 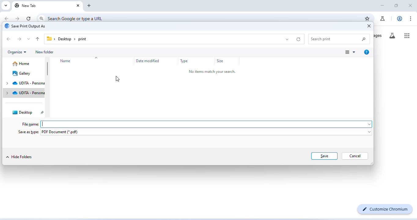 What do you see at coordinates (27, 112) in the screenshot?
I see `desktop` at bounding box center [27, 112].